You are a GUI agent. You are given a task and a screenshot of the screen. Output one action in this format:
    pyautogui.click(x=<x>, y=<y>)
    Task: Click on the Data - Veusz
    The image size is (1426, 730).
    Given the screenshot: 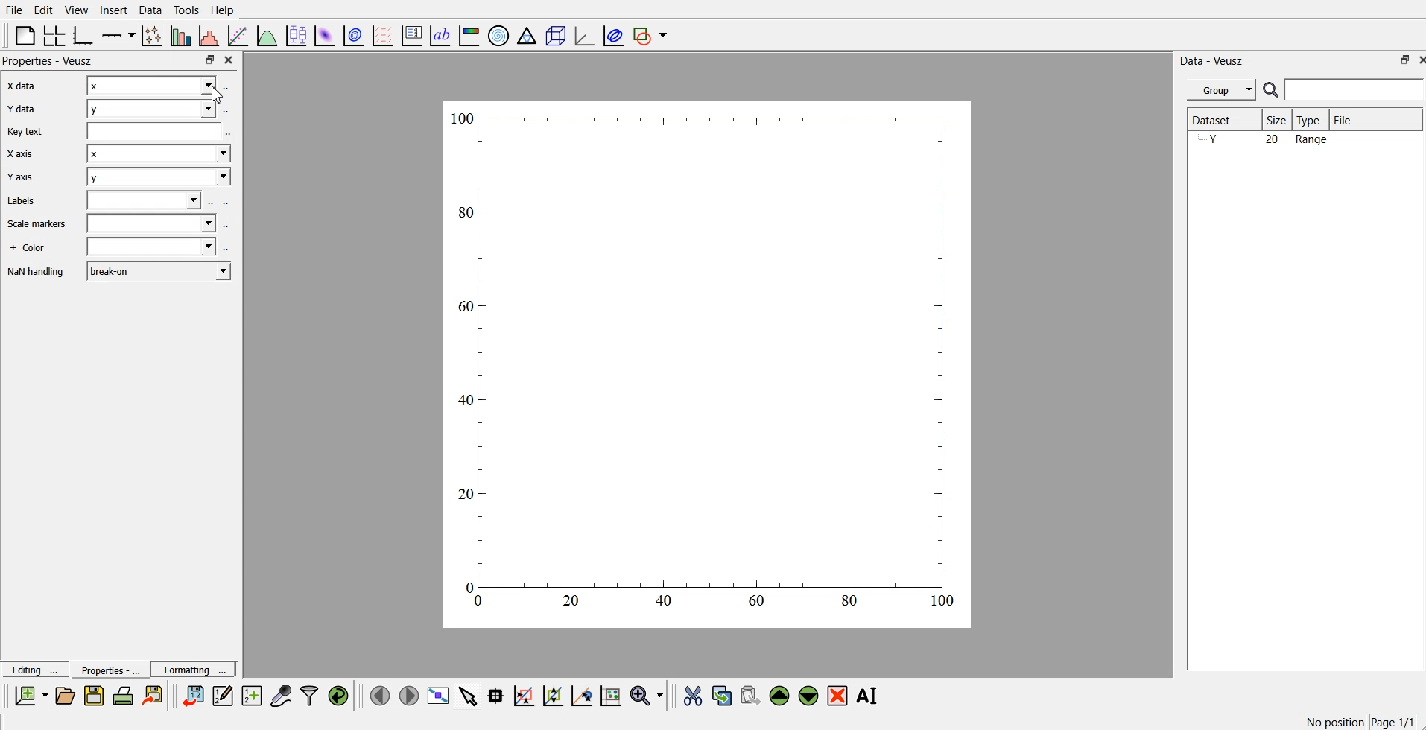 What is the action you would take?
    pyautogui.click(x=1217, y=60)
    